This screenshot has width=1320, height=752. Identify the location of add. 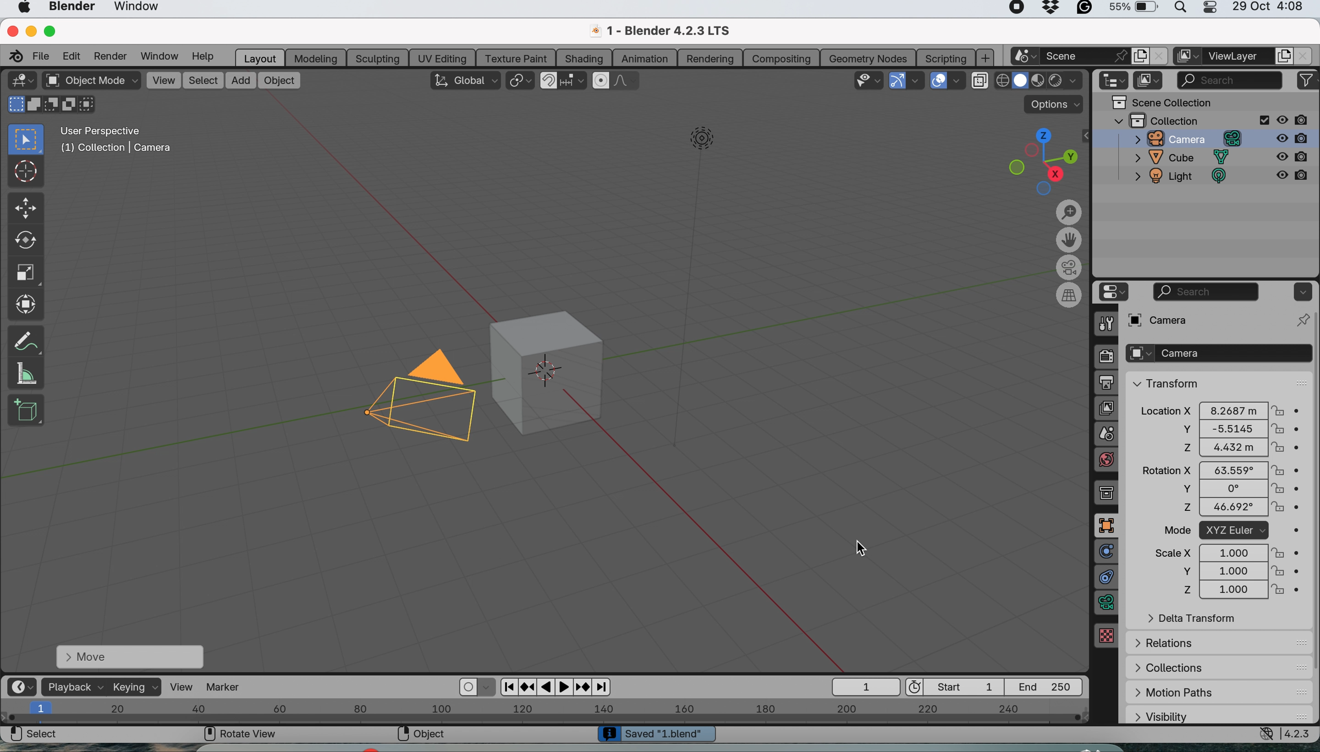
(987, 58).